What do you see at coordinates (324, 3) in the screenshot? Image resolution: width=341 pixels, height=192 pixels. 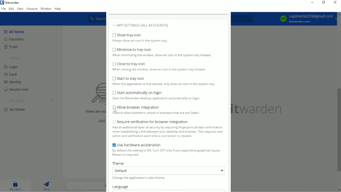 I see `Restore down` at bounding box center [324, 3].